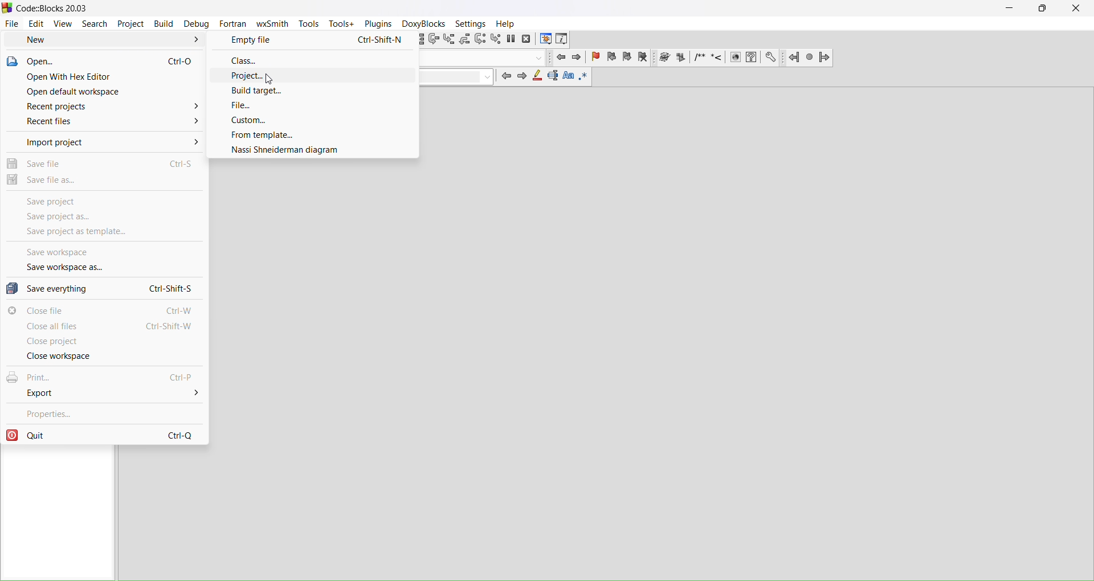 The height and width of the screenshot is (581, 1094). What do you see at coordinates (272, 24) in the screenshot?
I see `wxSmith` at bounding box center [272, 24].